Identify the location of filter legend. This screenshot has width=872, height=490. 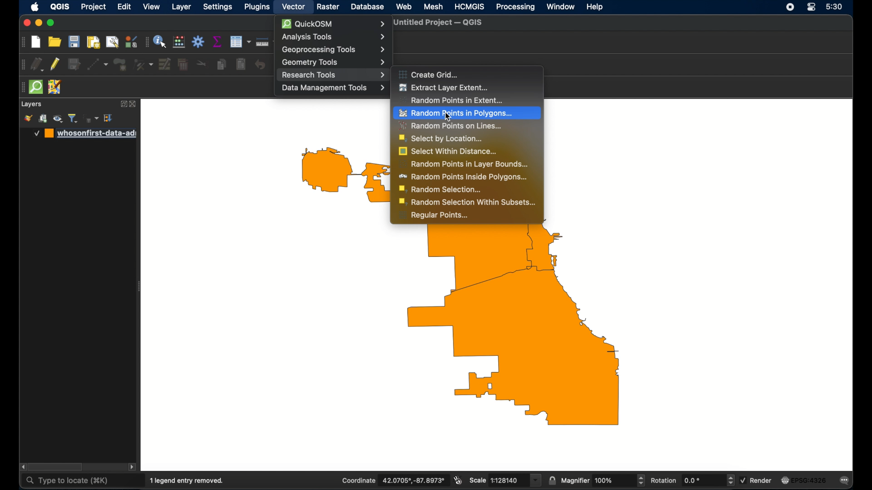
(74, 118).